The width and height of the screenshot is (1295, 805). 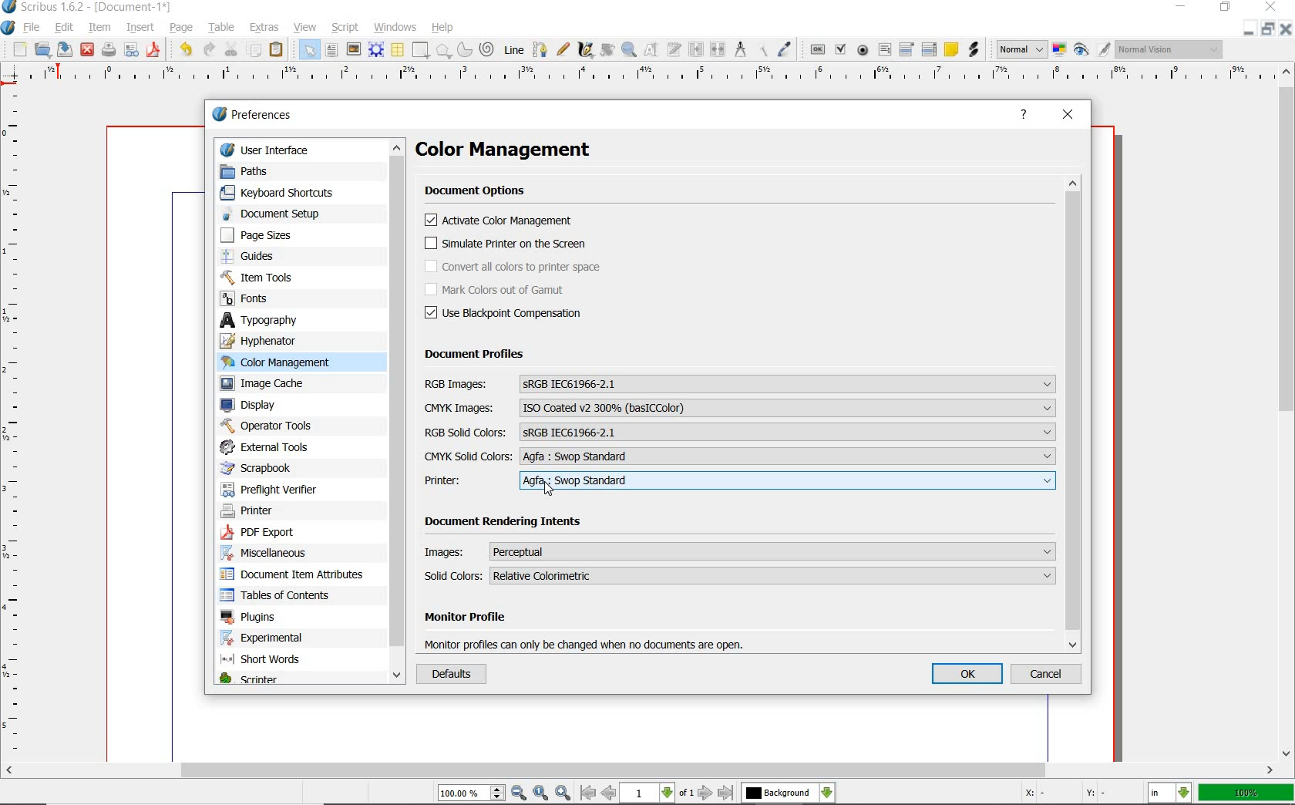 What do you see at coordinates (275, 426) in the screenshot?
I see `operator tools` at bounding box center [275, 426].